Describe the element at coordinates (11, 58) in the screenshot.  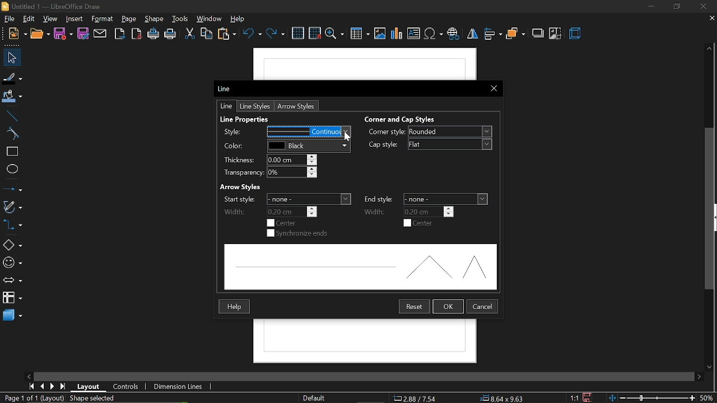
I see `select` at that location.